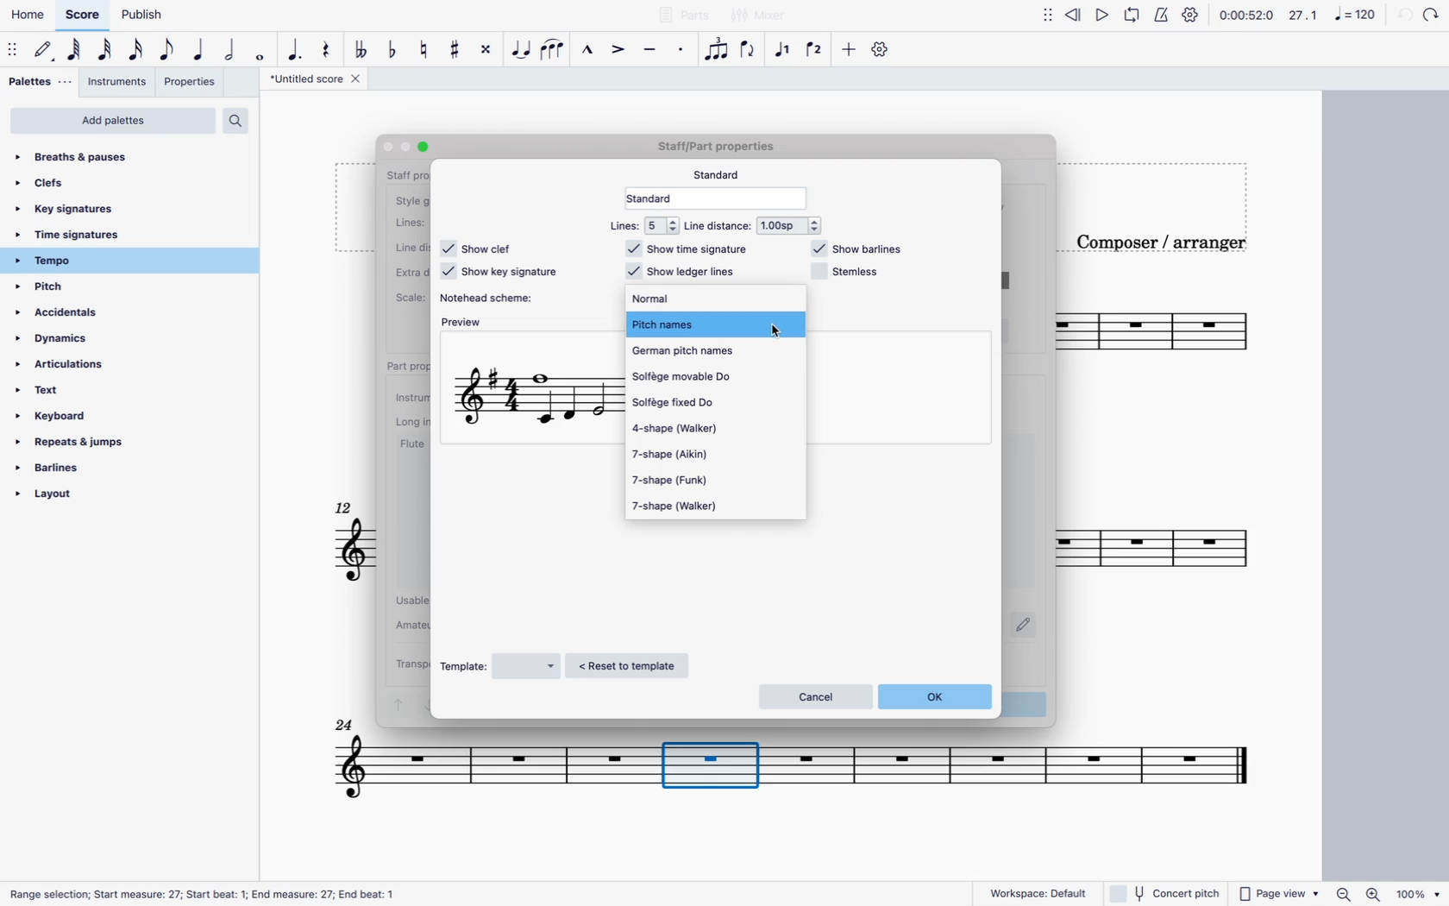  Describe the element at coordinates (799, 775) in the screenshot. I see `score` at that location.